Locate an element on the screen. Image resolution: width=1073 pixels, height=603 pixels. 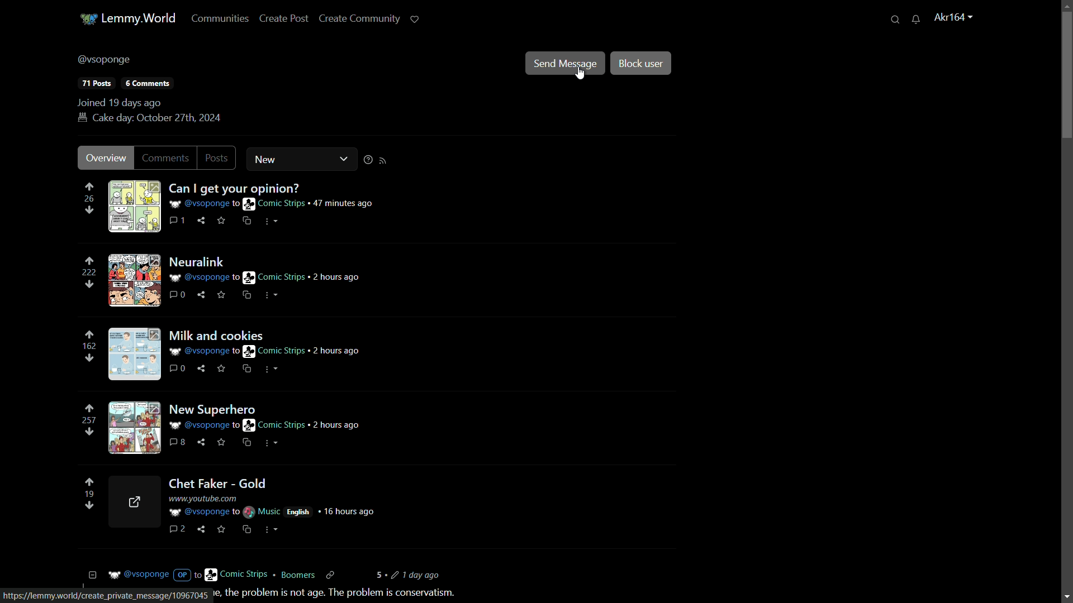
comments is located at coordinates (180, 527).